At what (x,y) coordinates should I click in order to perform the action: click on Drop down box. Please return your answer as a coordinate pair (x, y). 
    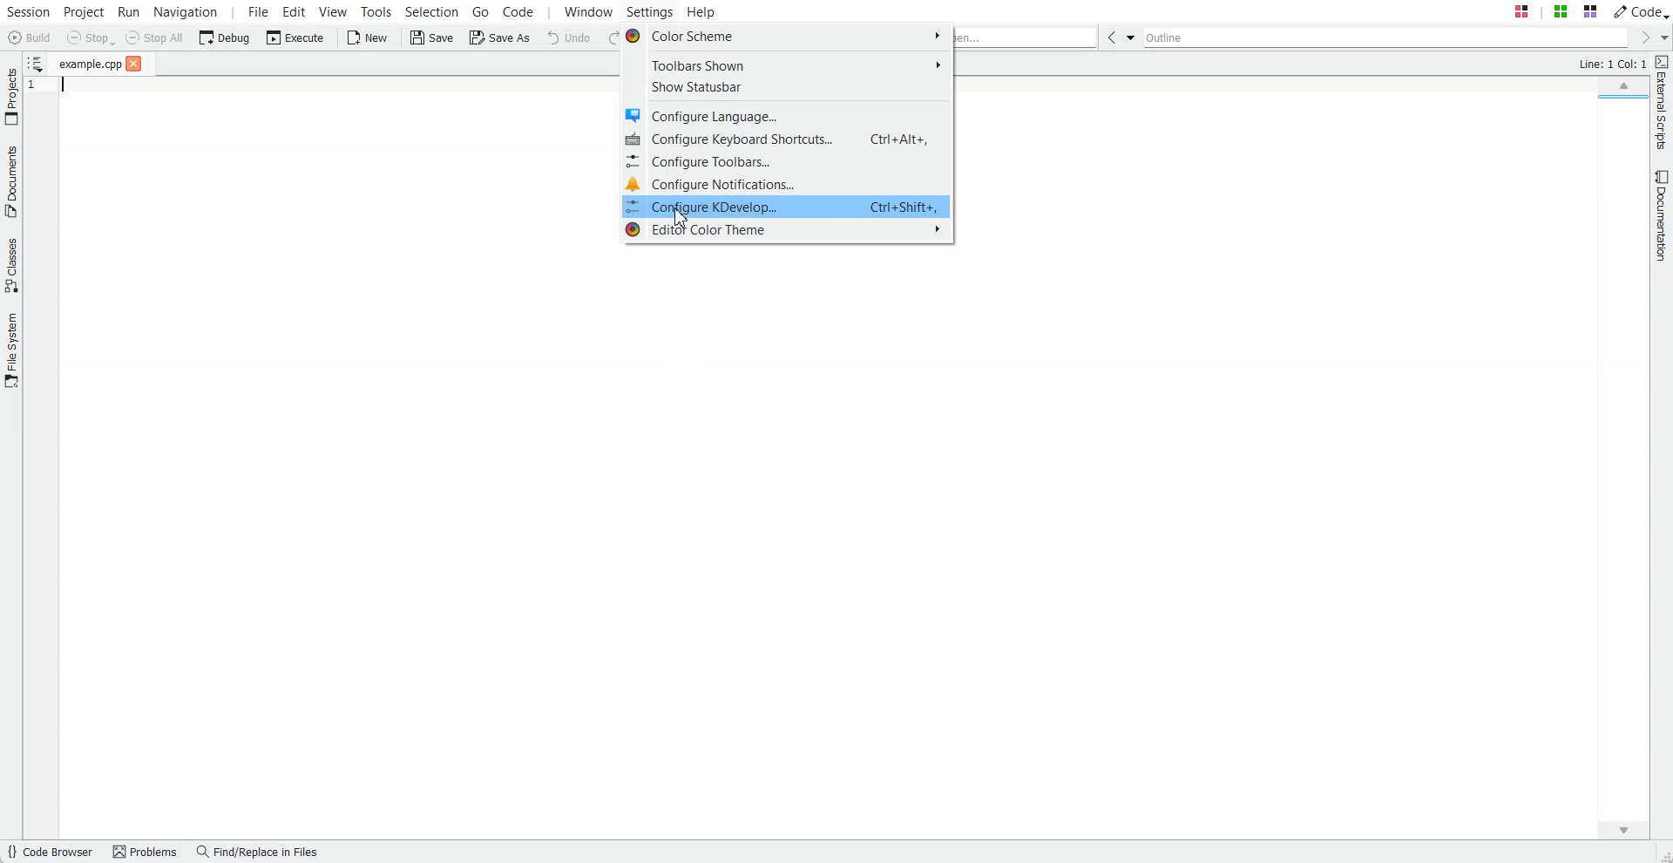
    Looking at the image, I should click on (1663, 37).